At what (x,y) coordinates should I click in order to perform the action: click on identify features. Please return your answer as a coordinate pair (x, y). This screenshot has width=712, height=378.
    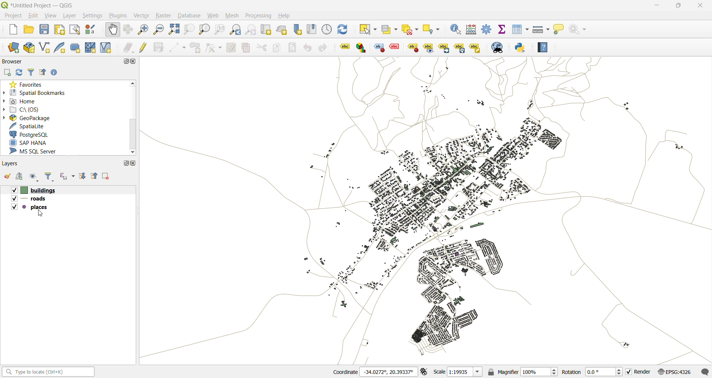
    Looking at the image, I should click on (456, 29).